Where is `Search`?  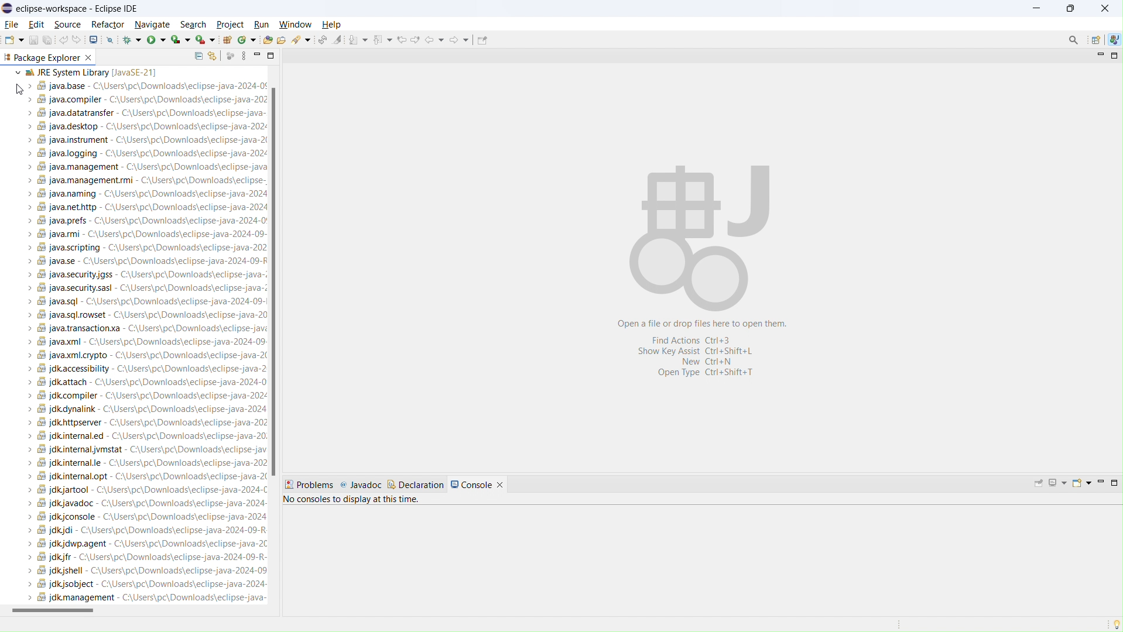 Search is located at coordinates (302, 40).